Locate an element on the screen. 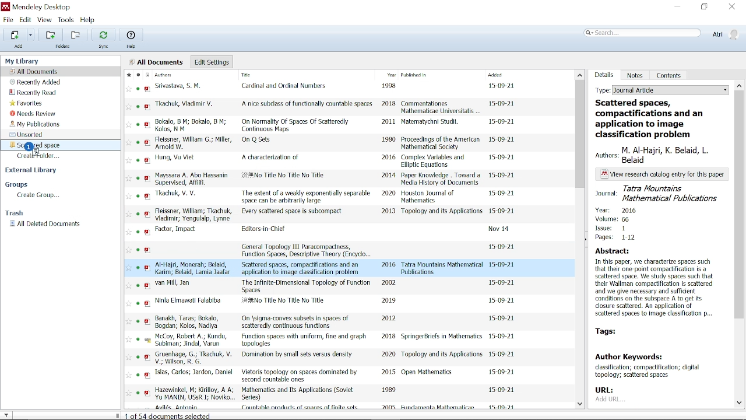 Image resolution: width=746 pixels, height=420 pixels. title is located at coordinates (297, 124).